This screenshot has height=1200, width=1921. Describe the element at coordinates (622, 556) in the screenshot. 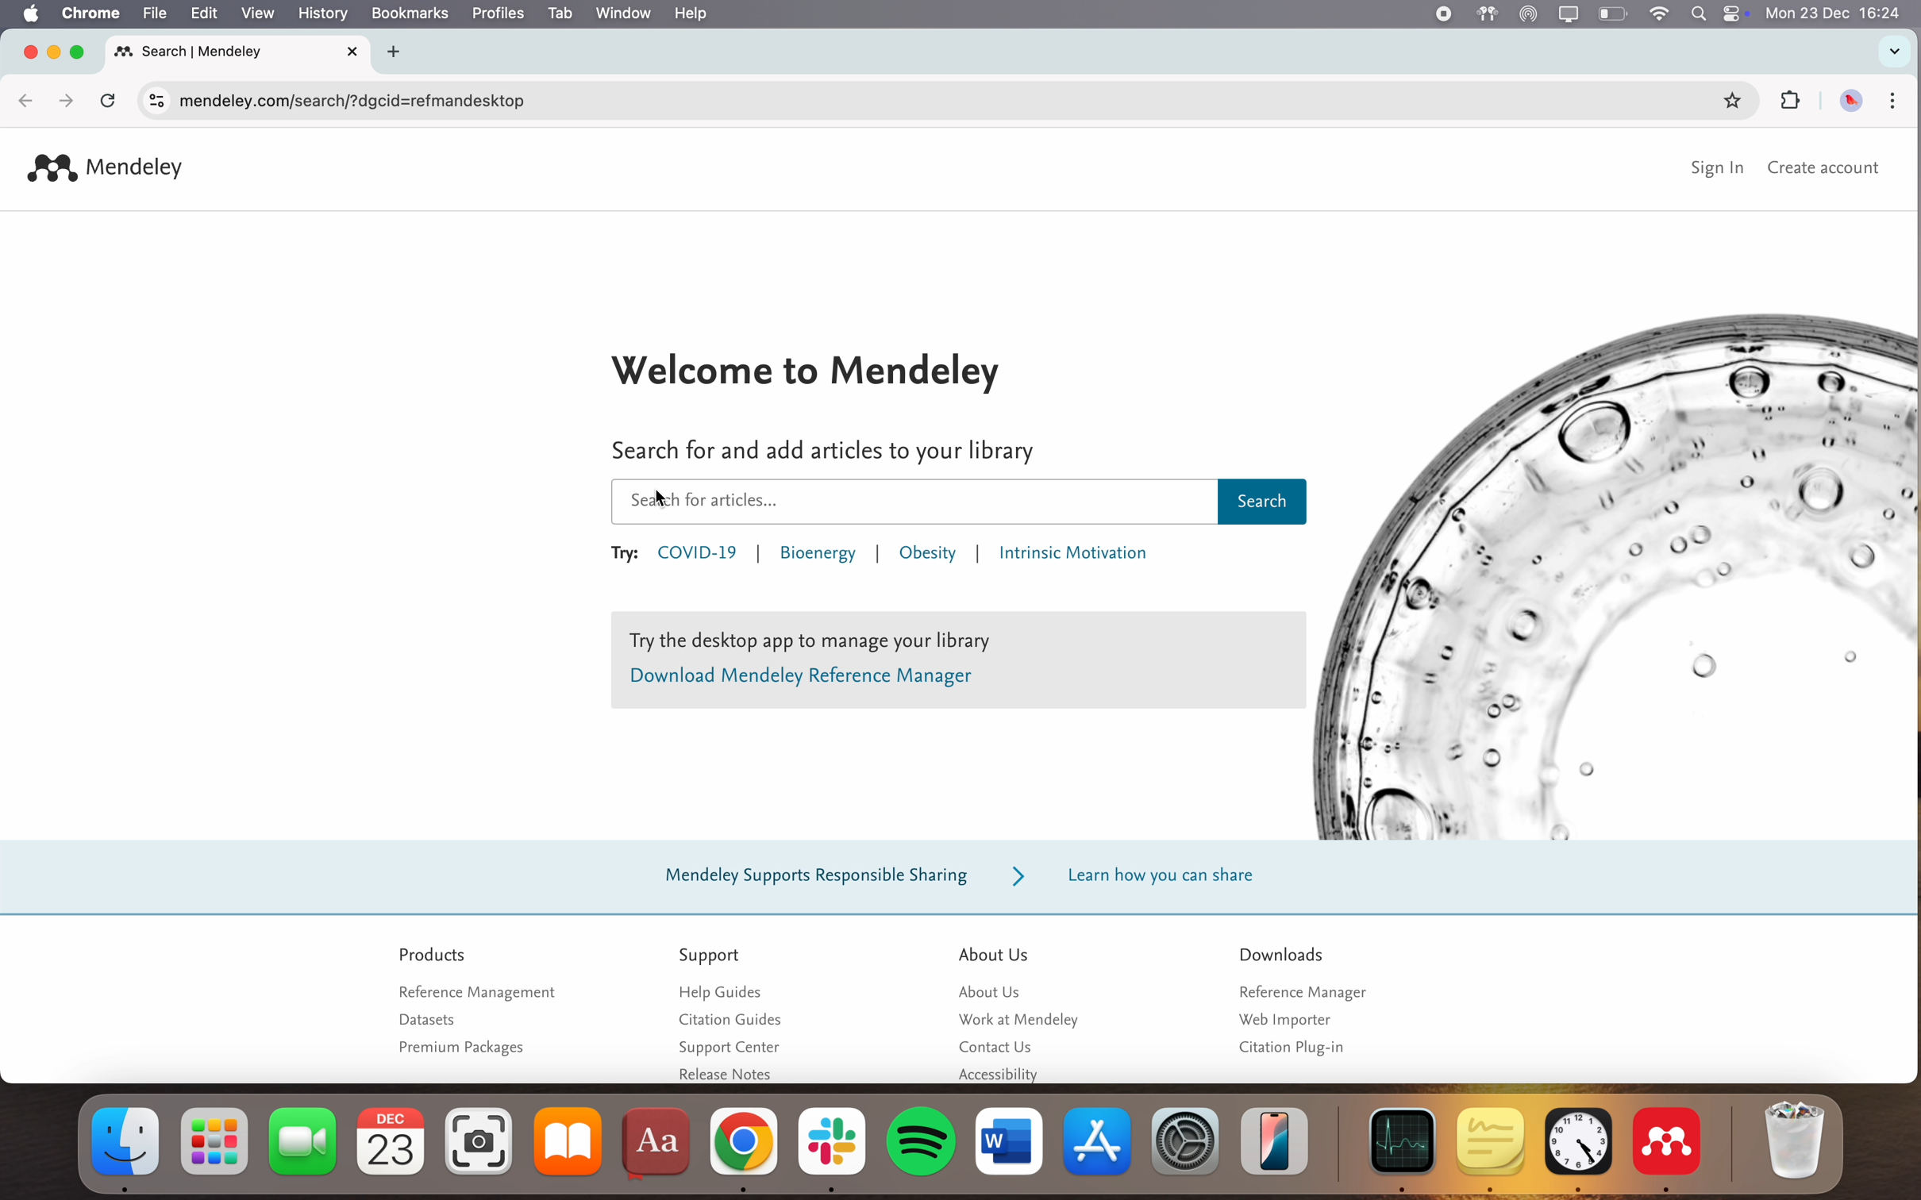

I see `try` at that location.